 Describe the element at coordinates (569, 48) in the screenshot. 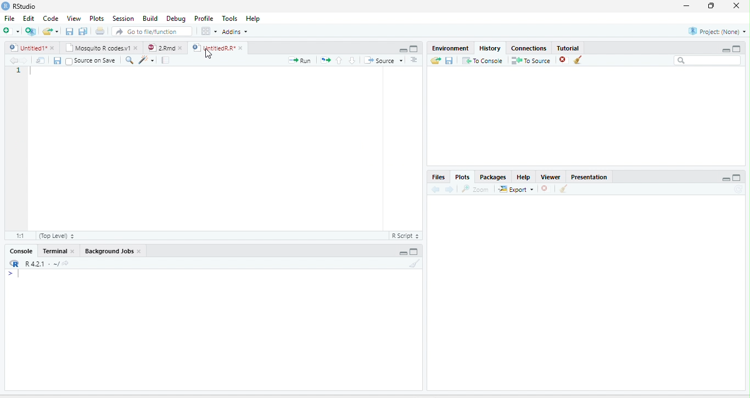

I see `Tutorial` at that location.